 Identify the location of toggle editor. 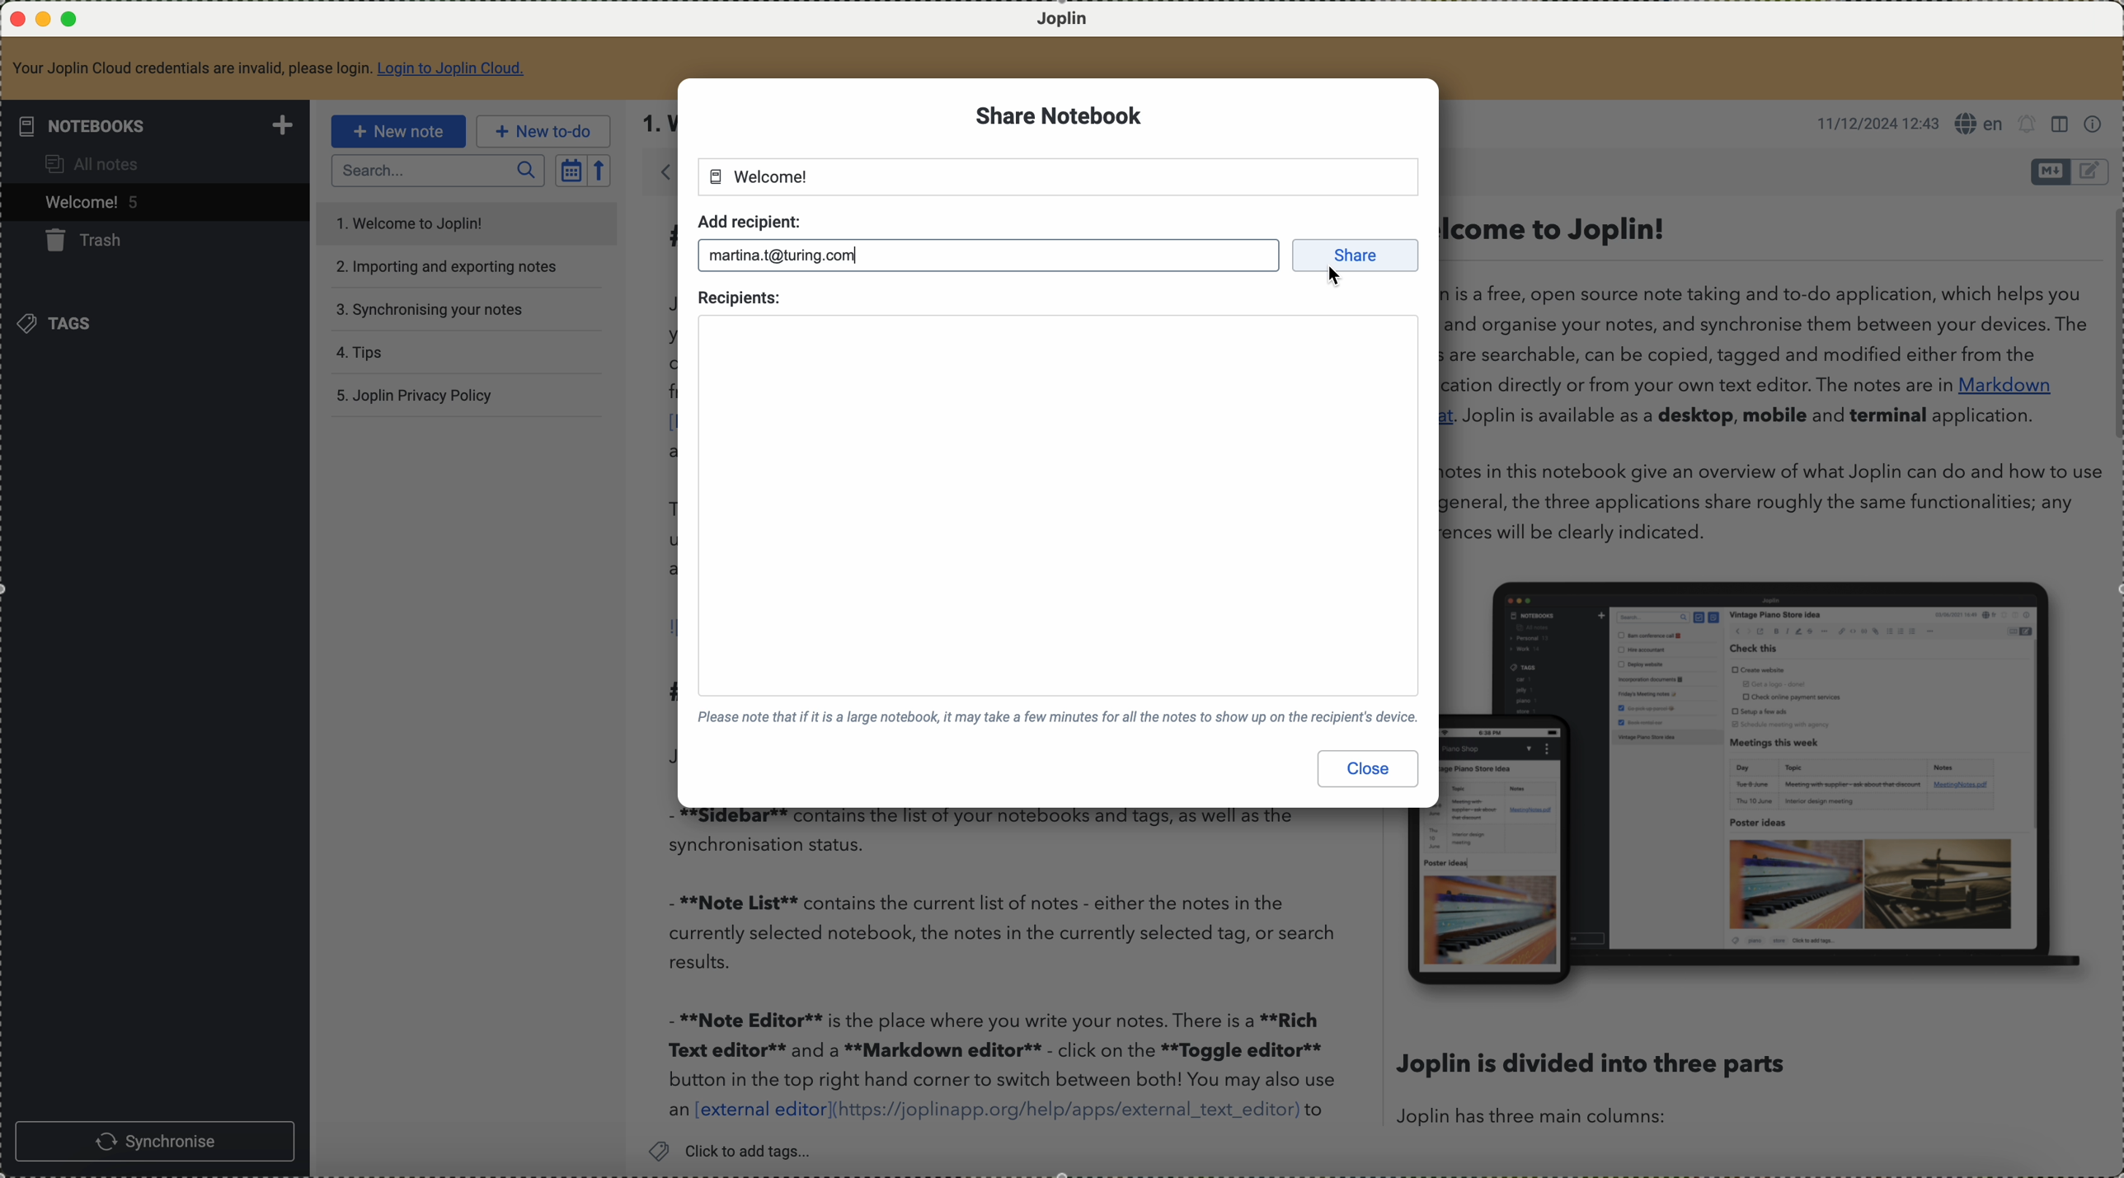
(2050, 171).